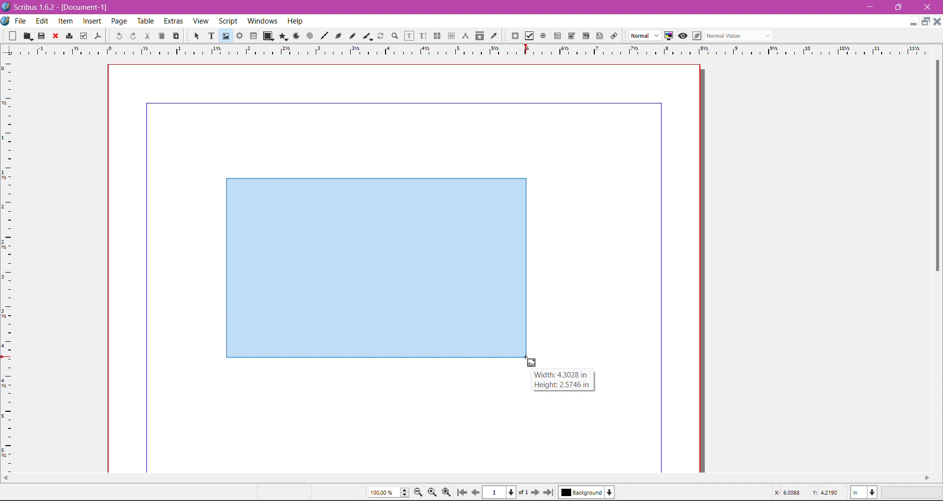 Image resolution: width=943 pixels, height=501 pixels. I want to click on C, so click(927, 7).